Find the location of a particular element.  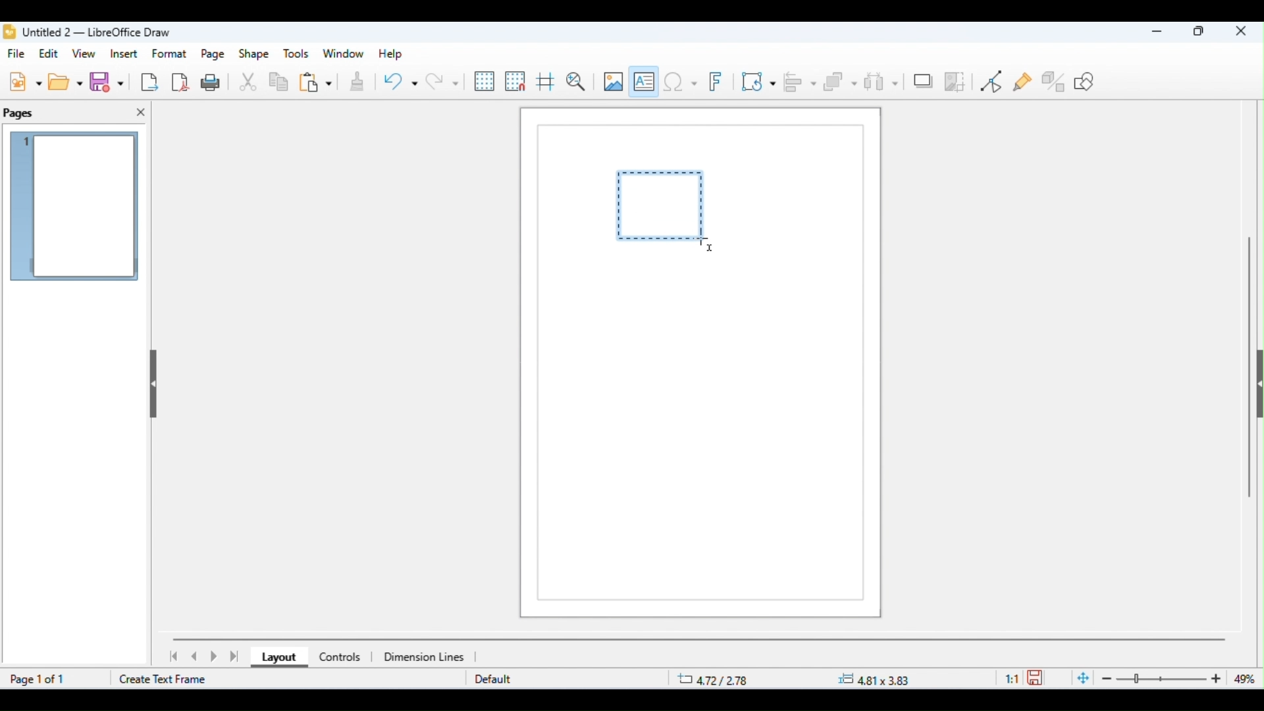

insert image is located at coordinates (612, 81).